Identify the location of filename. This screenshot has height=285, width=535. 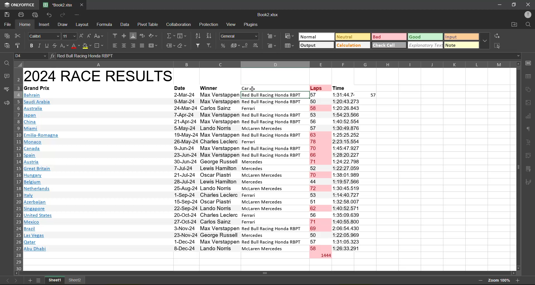
(60, 5).